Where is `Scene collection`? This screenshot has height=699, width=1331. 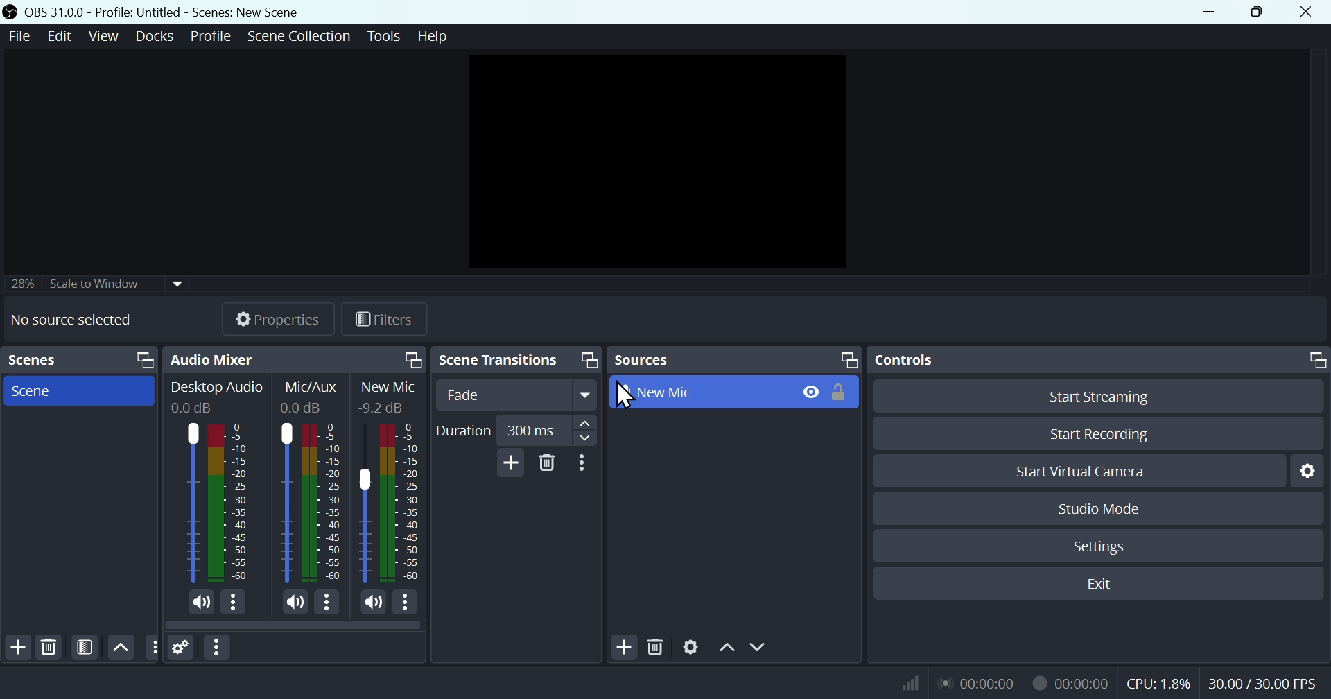
Scene collection is located at coordinates (302, 37).